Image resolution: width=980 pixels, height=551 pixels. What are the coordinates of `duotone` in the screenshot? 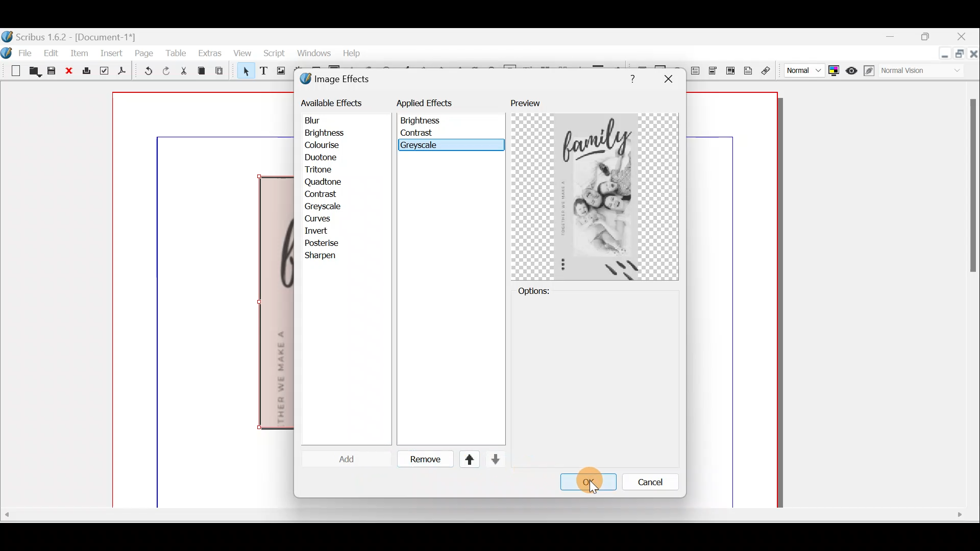 It's located at (335, 157).